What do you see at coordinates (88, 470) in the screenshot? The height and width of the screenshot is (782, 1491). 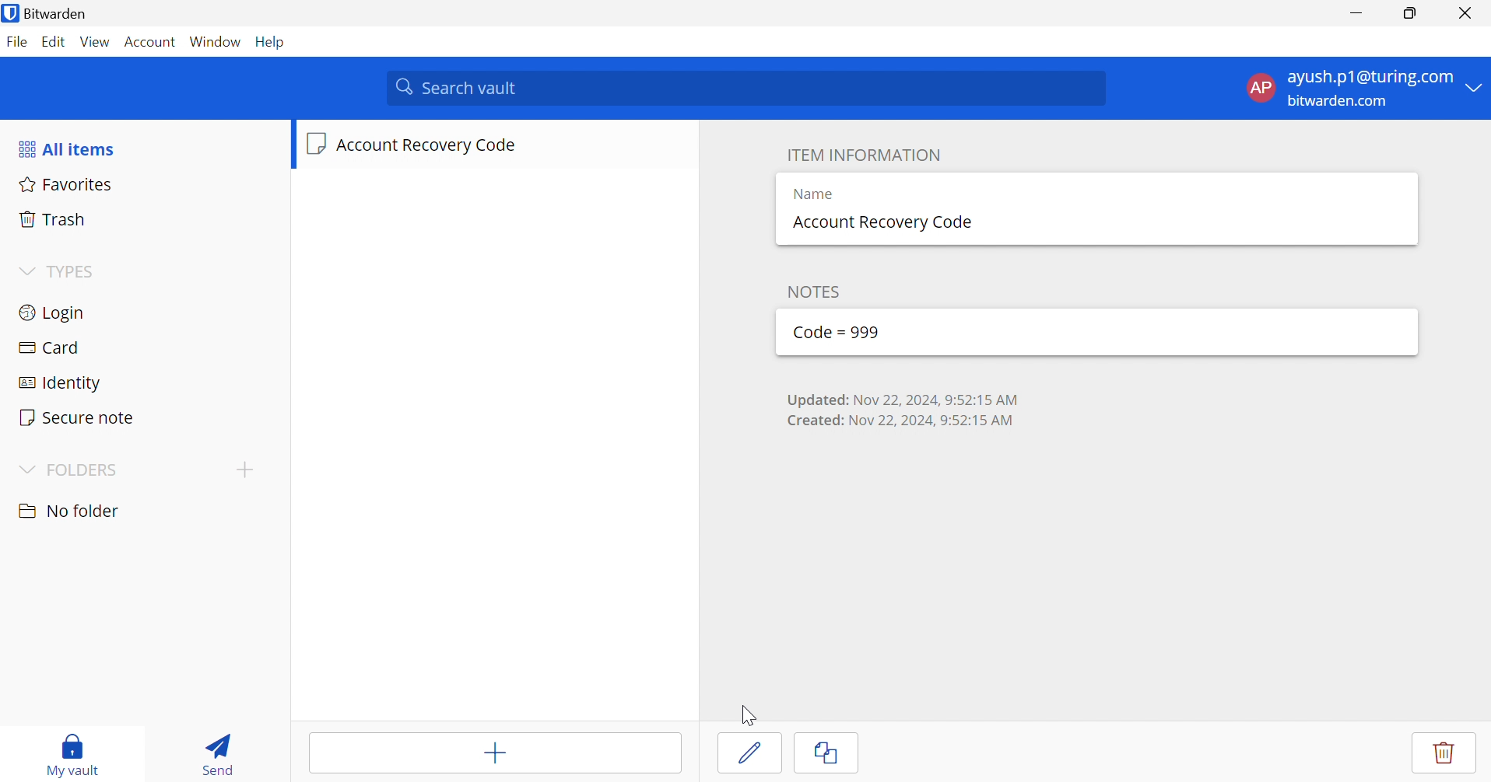 I see `FOLDERS` at bounding box center [88, 470].